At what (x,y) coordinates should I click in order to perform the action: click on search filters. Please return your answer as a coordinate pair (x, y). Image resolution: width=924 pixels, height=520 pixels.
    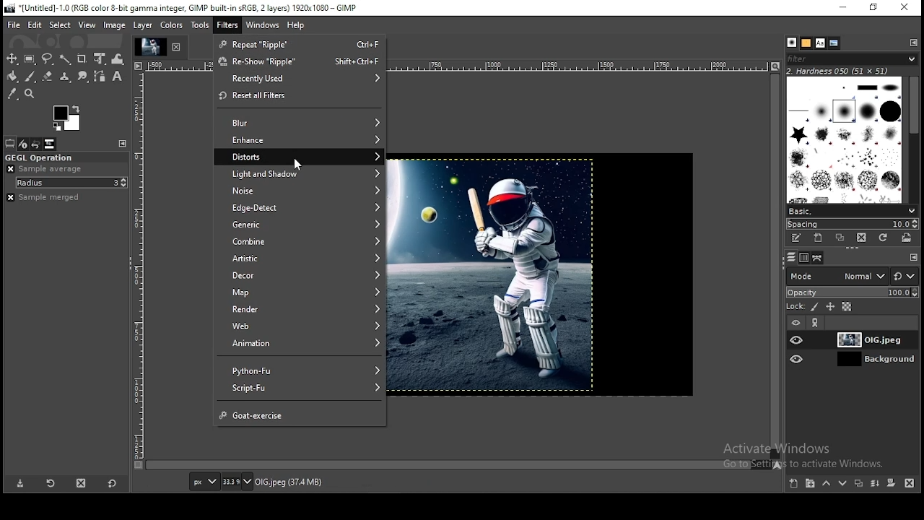
    Looking at the image, I should click on (853, 58).